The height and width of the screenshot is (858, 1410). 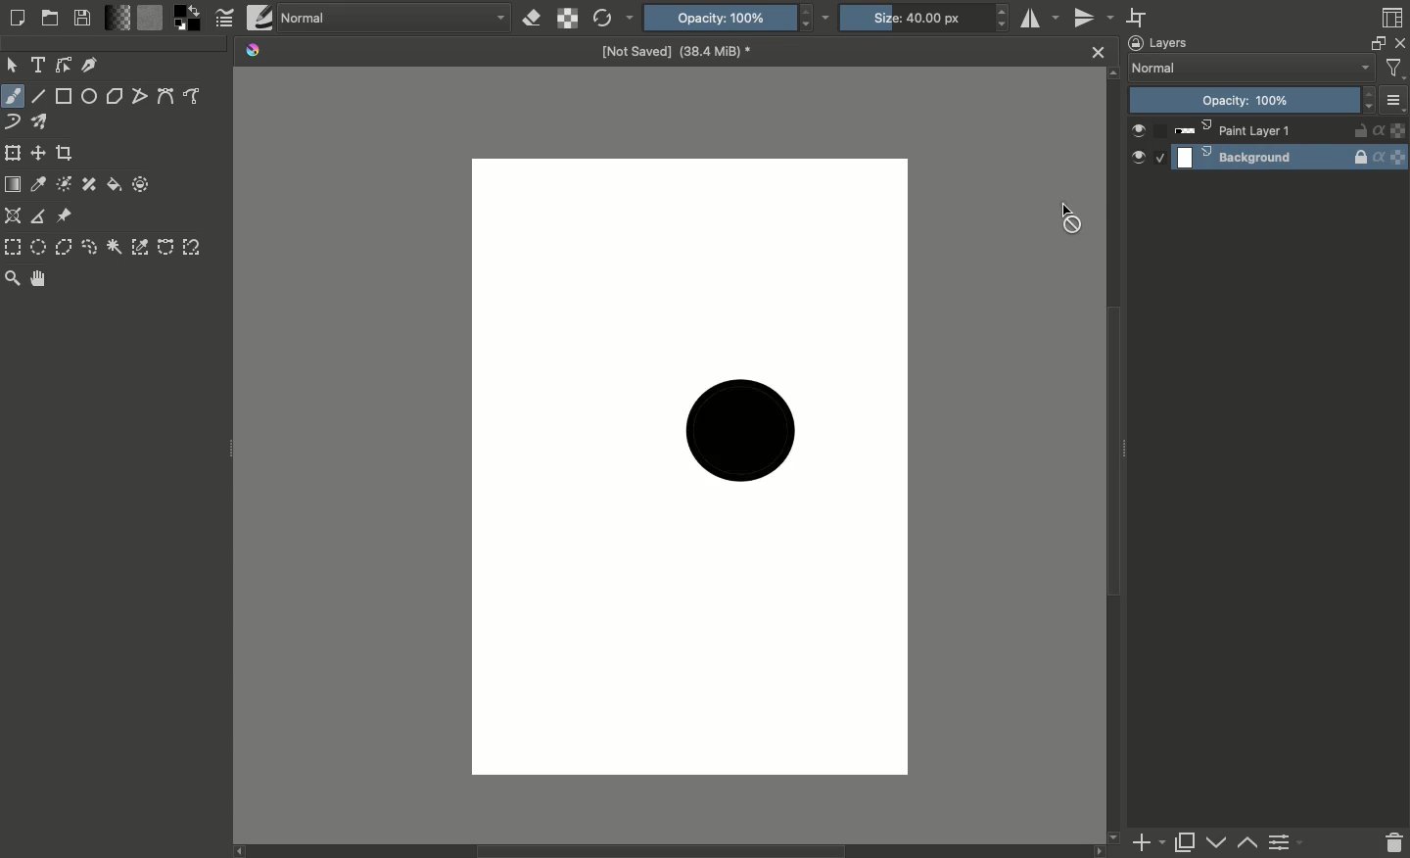 What do you see at coordinates (1261, 155) in the screenshot?
I see `Background layer` at bounding box center [1261, 155].